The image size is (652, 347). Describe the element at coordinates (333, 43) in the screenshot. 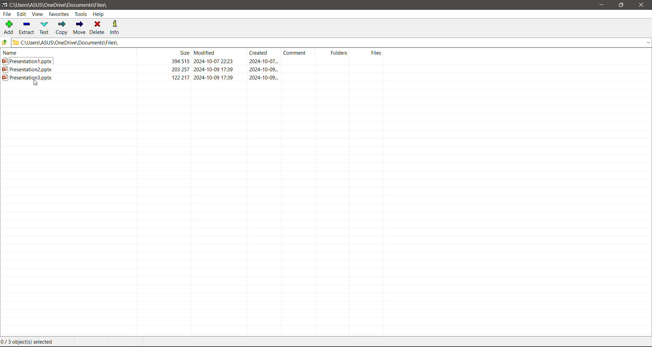

I see `Current Folder Path` at that location.